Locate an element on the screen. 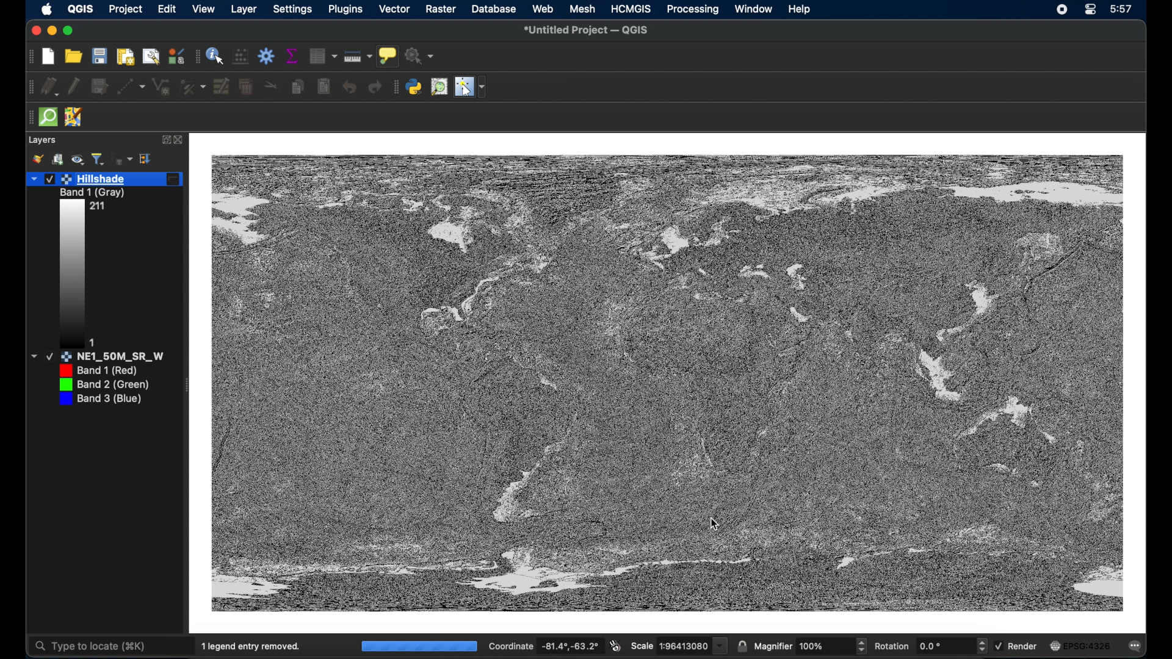 The image size is (1172, 659). layer 2 is located at coordinates (95, 193).